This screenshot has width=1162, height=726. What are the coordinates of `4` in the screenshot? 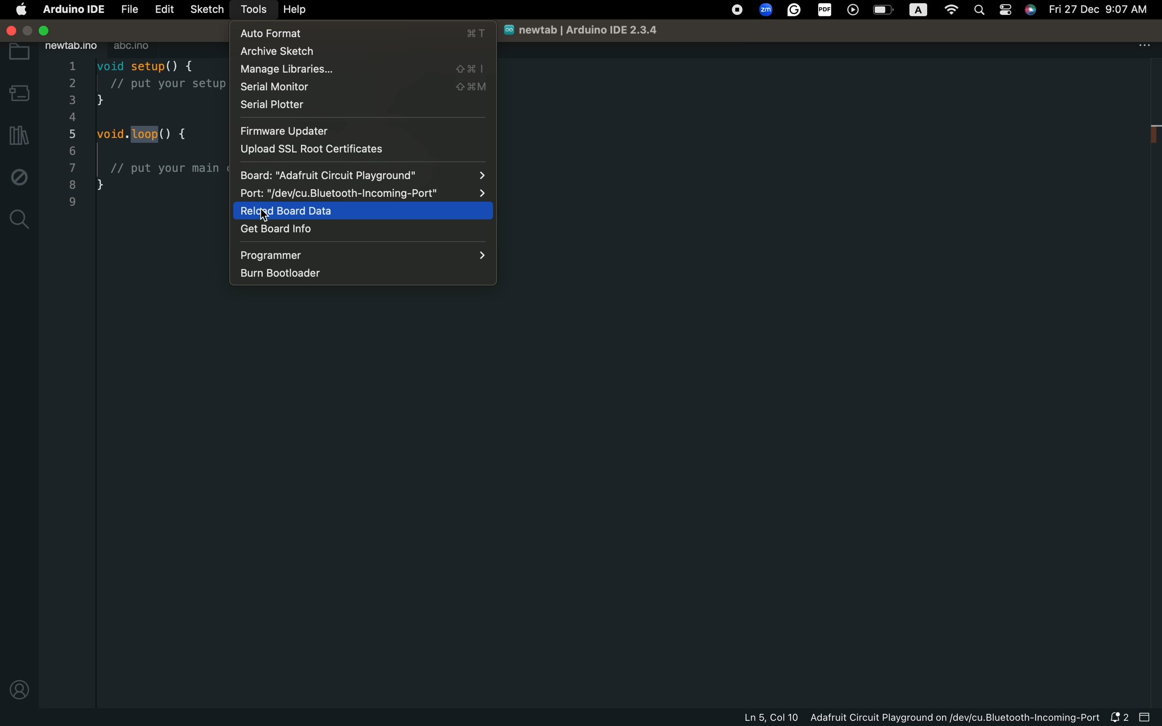 It's located at (72, 116).